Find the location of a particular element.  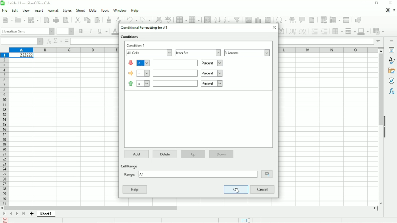

Scroll to next page is located at coordinates (17, 214).